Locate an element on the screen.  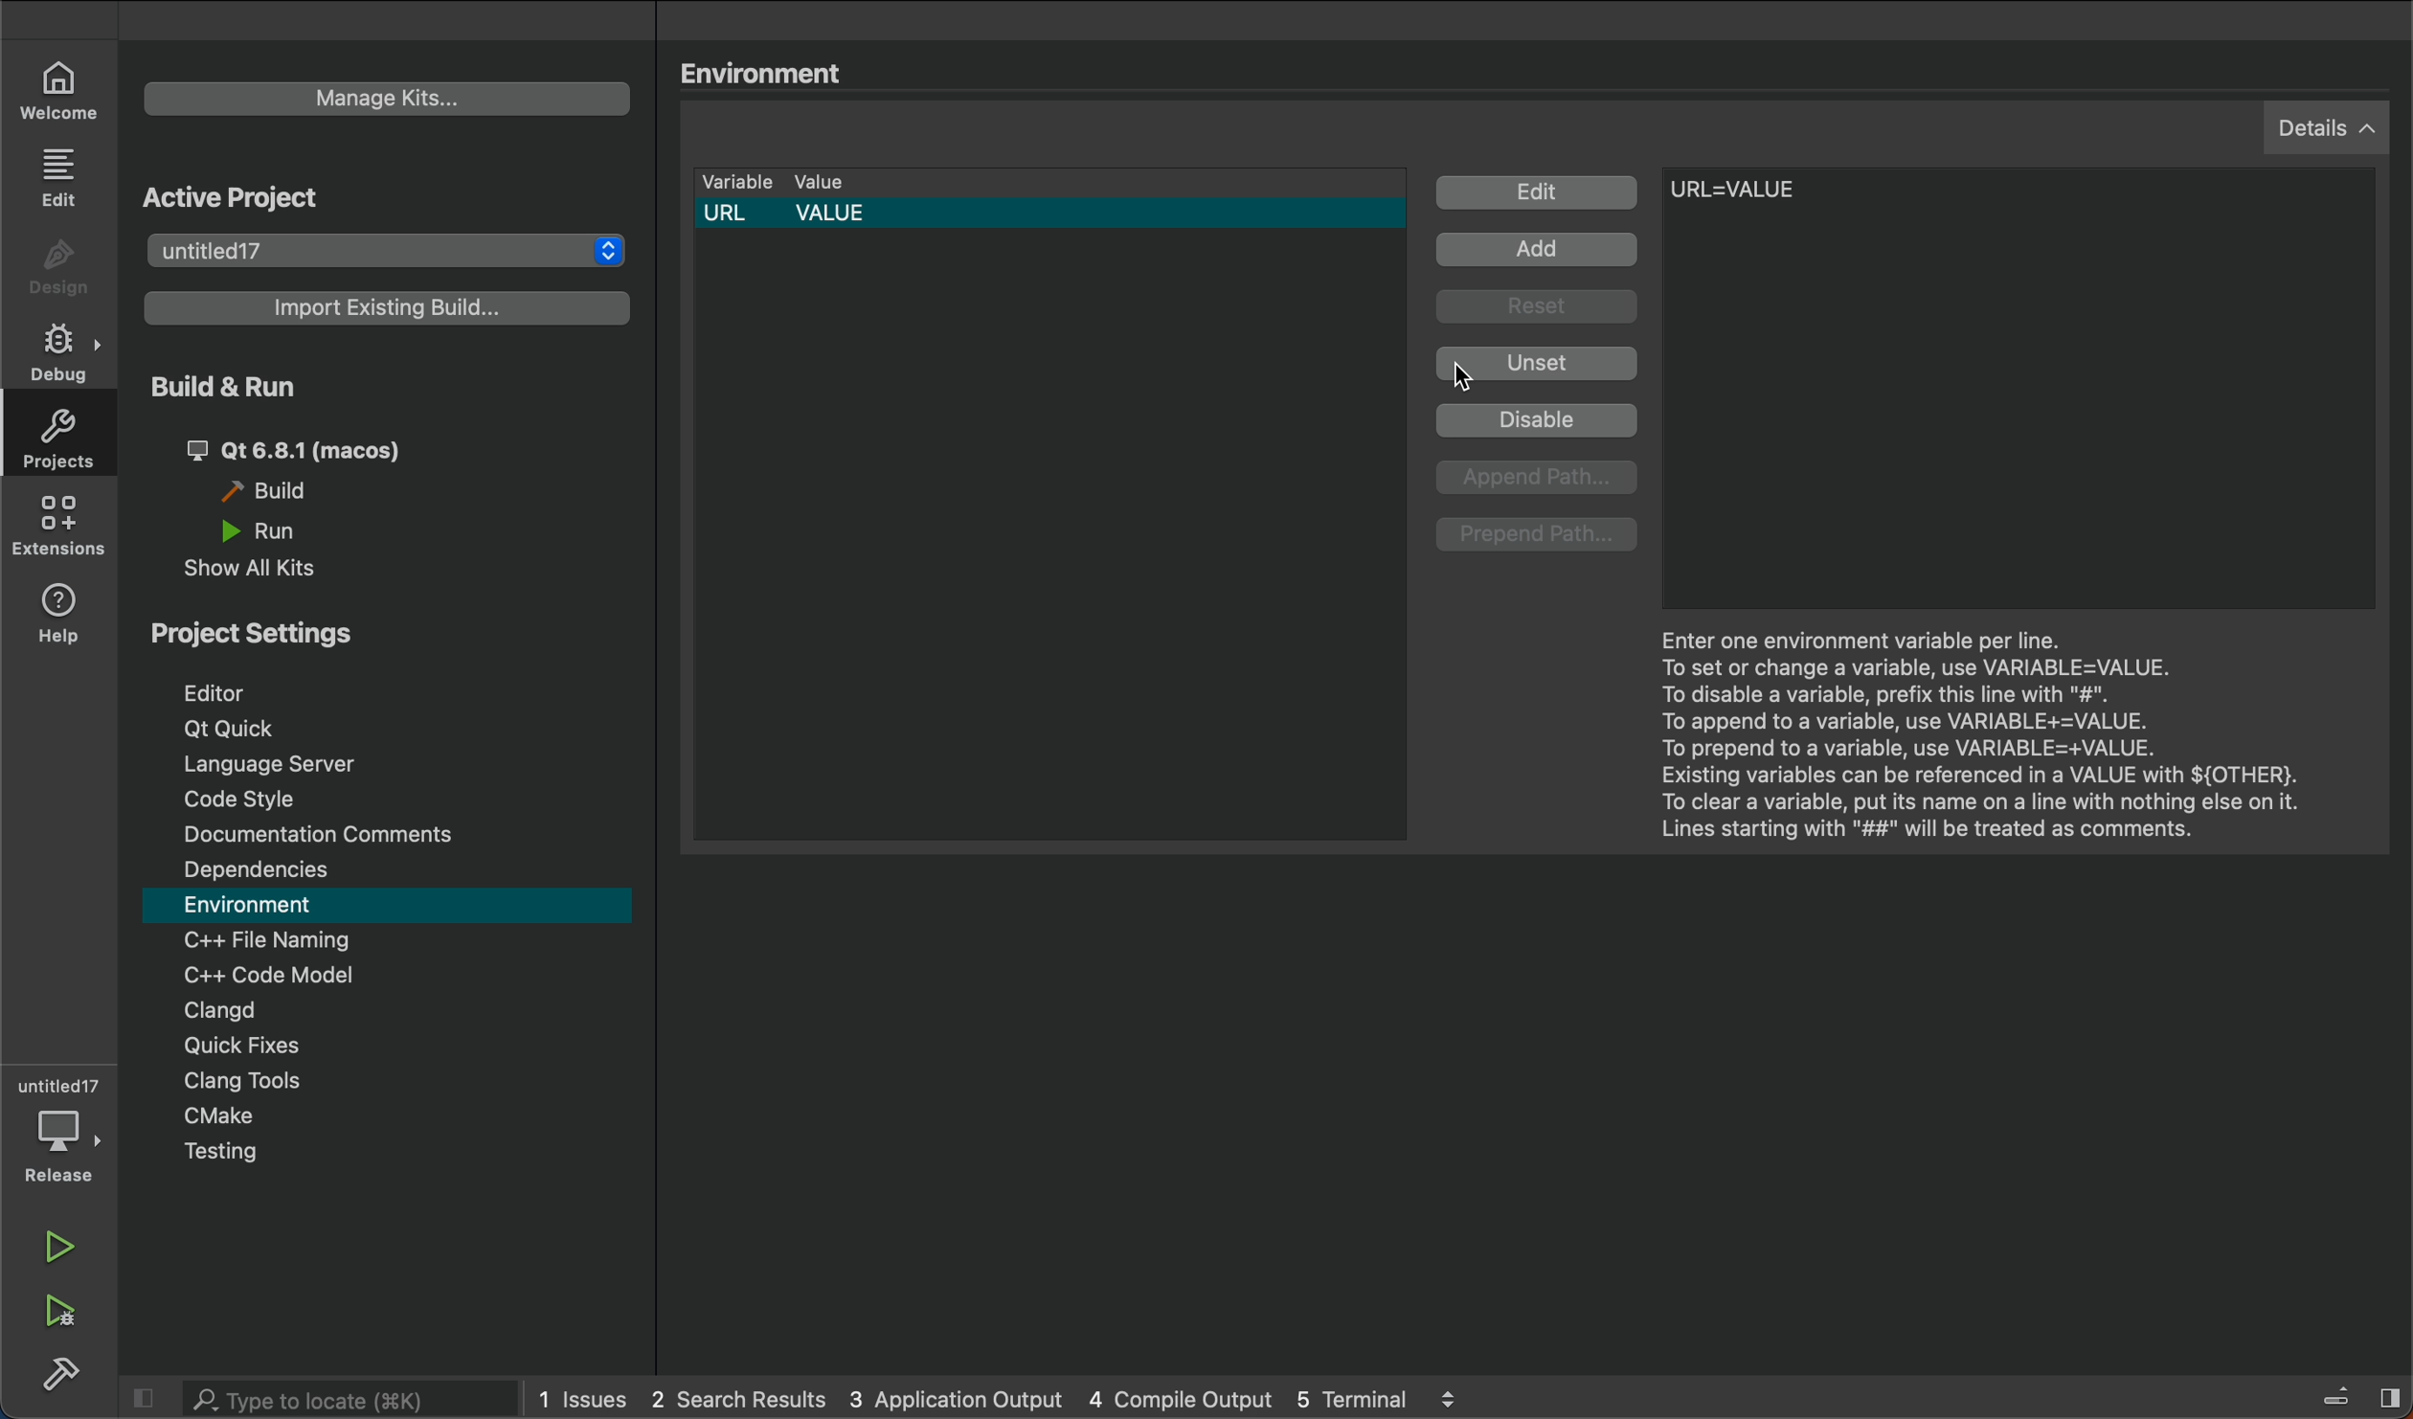
quick fixes is located at coordinates (238, 1046).